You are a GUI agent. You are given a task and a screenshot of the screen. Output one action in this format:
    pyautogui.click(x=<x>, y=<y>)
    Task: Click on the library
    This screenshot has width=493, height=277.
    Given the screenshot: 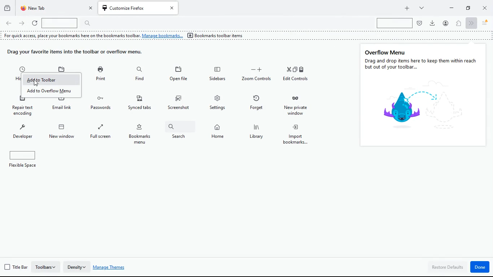 What is the action you would take?
    pyautogui.click(x=259, y=133)
    